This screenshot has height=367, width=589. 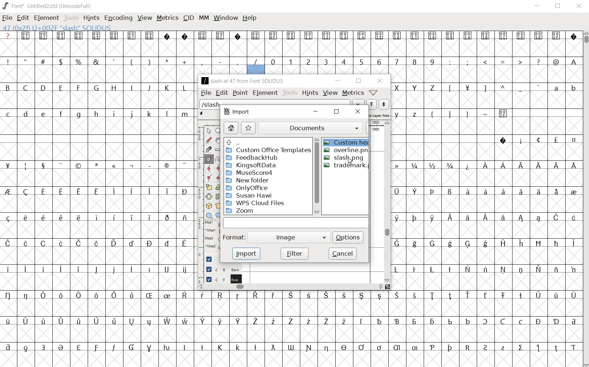 I want to click on cursor, so click(x=350, y=161).